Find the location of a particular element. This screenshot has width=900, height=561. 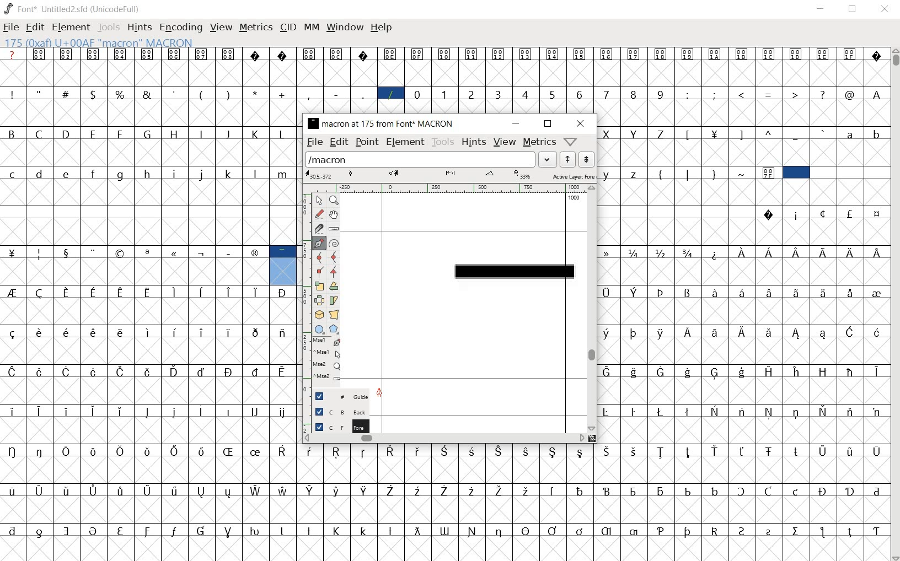

file is located at coordinates (313, 142).